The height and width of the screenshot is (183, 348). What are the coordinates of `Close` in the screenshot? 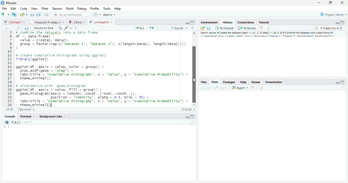 It's located at (342, 3).